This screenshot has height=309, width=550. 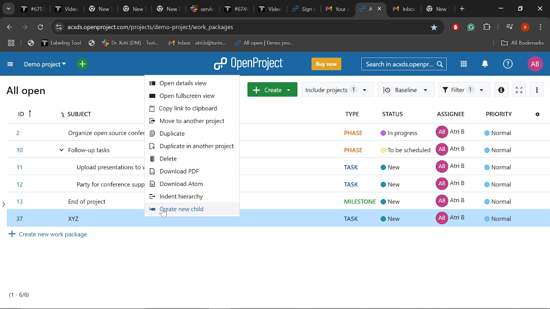 What do you see at coordinates (508, 64) in the screenshot?
I see `Help` at bounding box center [508, 64].